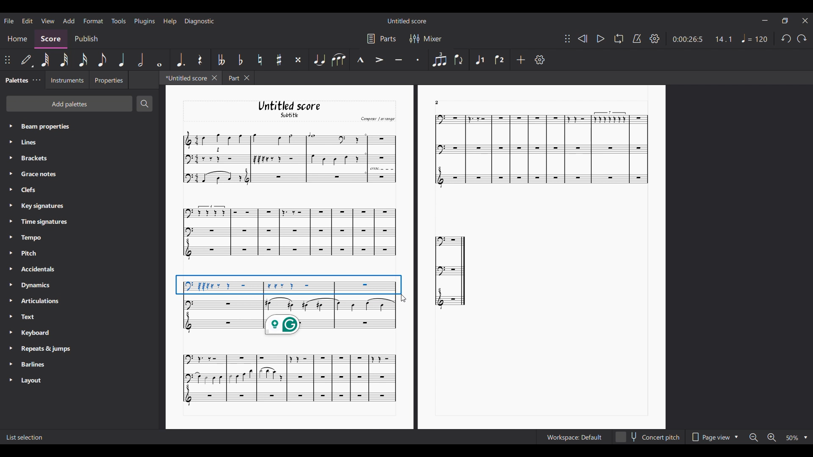 This screenshot has height=457, width=813. What do you see at coordinates (87, 39) in the screenshot?
I see `Publish ` at bounding box center [87, 39].